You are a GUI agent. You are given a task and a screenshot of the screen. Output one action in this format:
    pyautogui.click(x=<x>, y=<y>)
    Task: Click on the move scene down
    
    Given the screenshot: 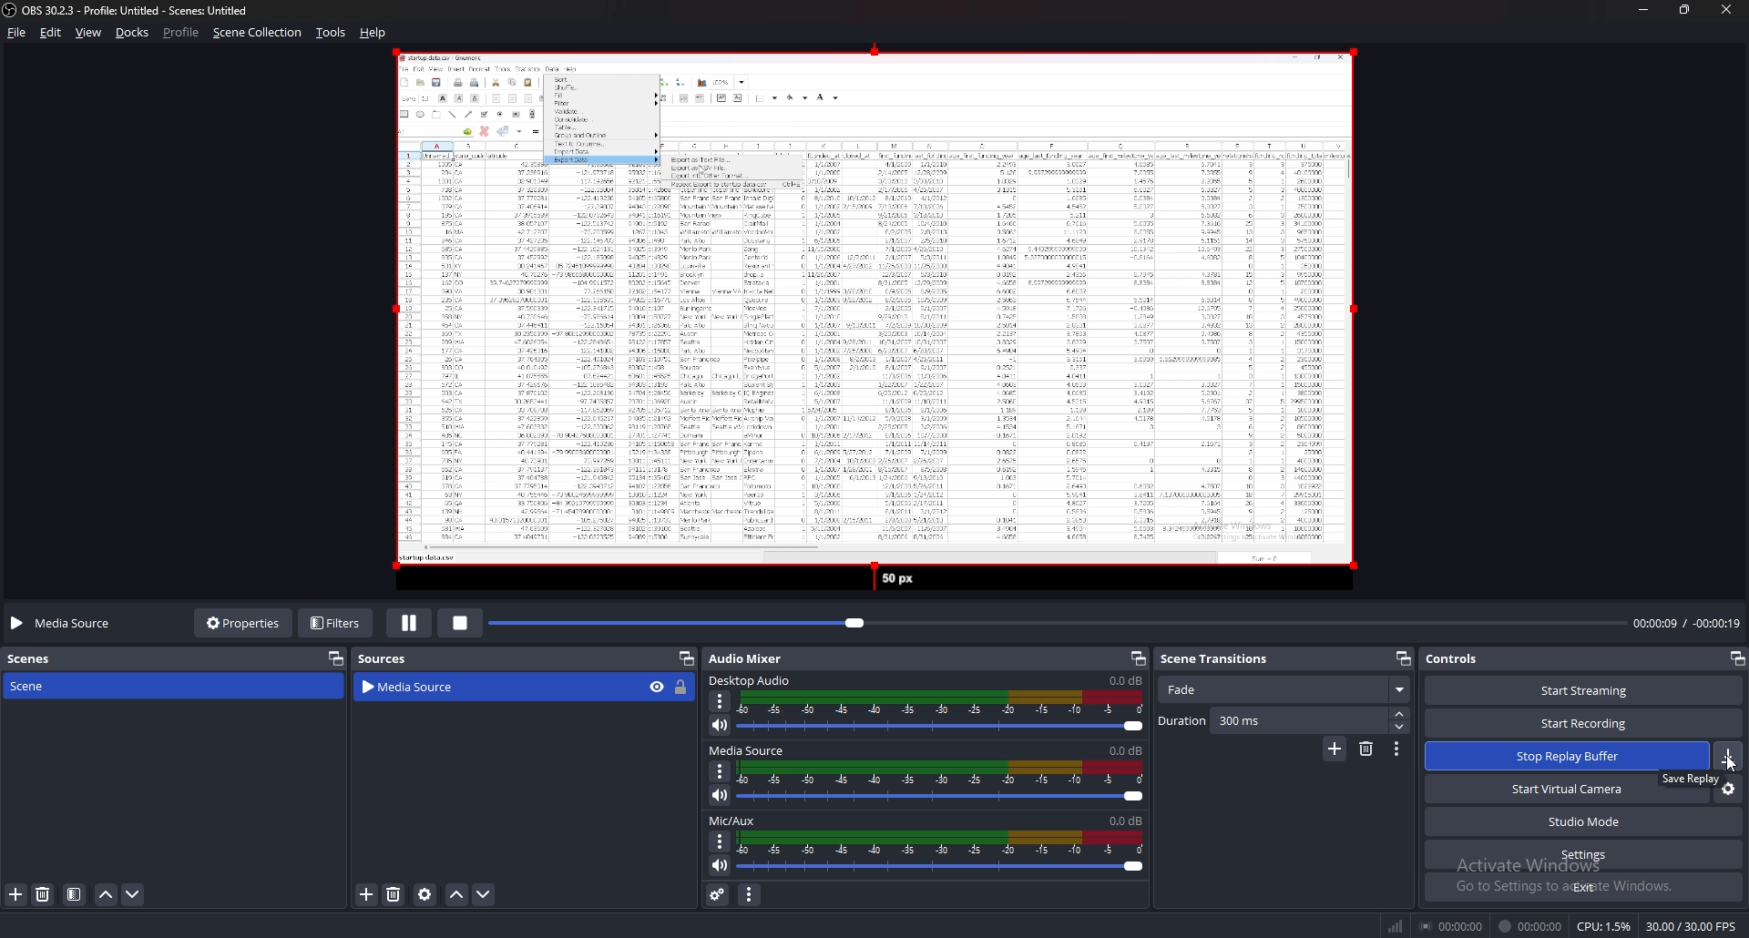 What is the action you would take?
    pyautogui.click(x=132, y=895)
    